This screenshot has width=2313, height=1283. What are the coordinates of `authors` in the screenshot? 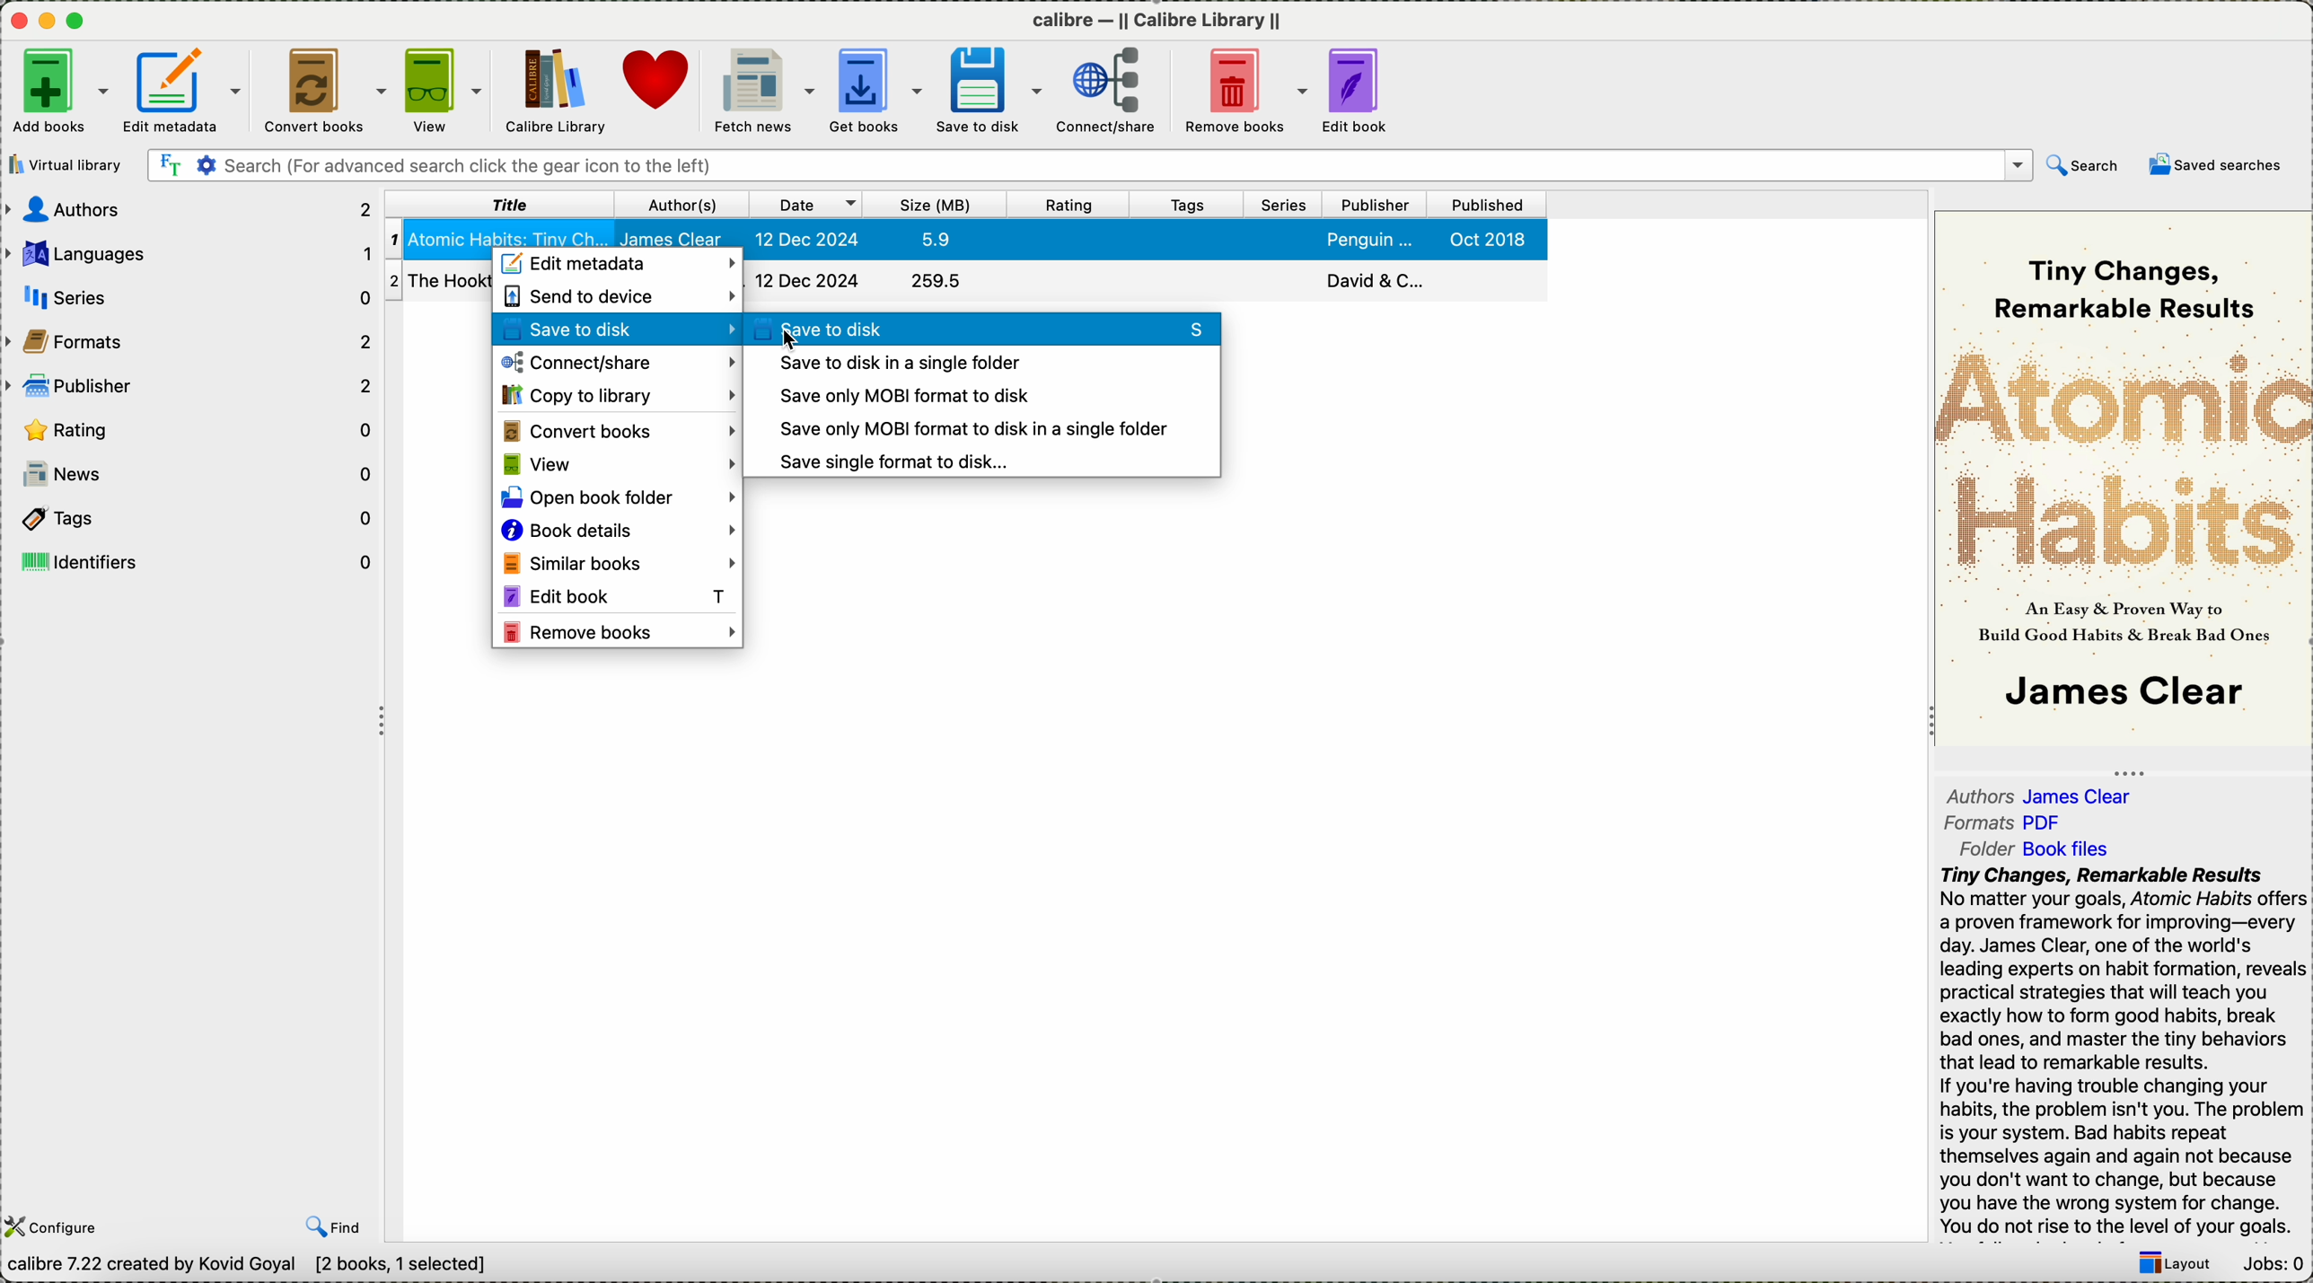 It's located at (2045, 796).